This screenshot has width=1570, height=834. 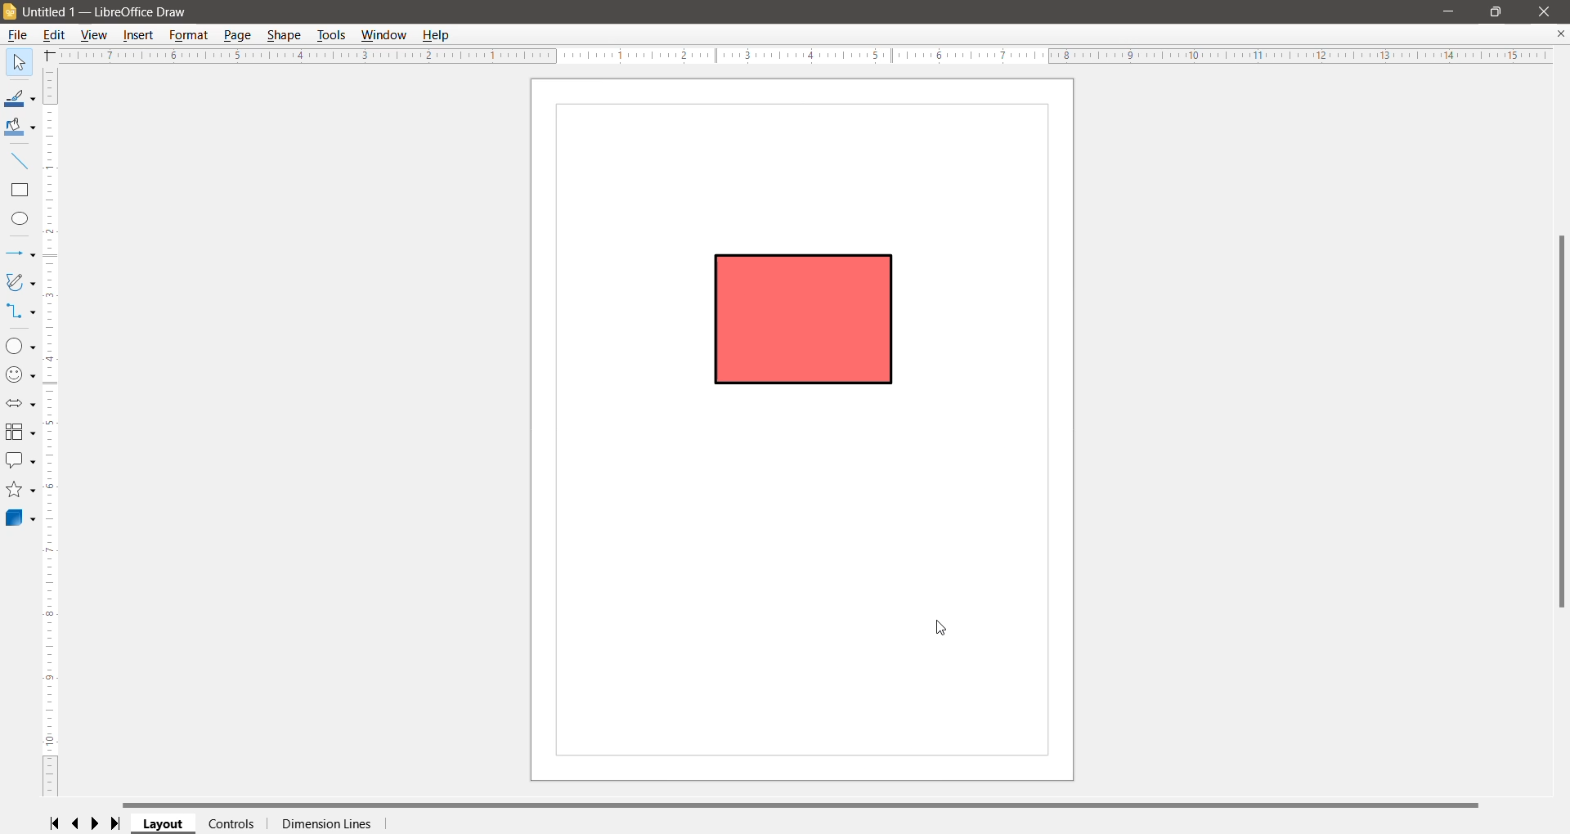 I want to click on Shape, so click(x=285, y=36).